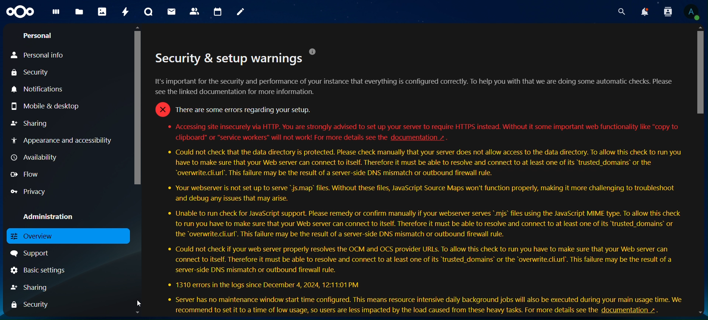 This screenshot has height=320, width=708. What do you see at coordinates (33, 235) in the screenshot?
I see `overview` at bounding box center [33, 235].